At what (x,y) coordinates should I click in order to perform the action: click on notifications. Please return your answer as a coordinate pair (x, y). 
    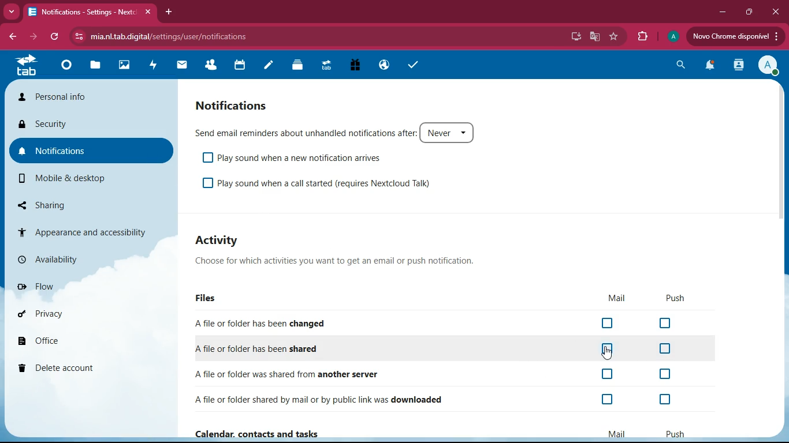
    Looking at the image, I should click on (94, 149).